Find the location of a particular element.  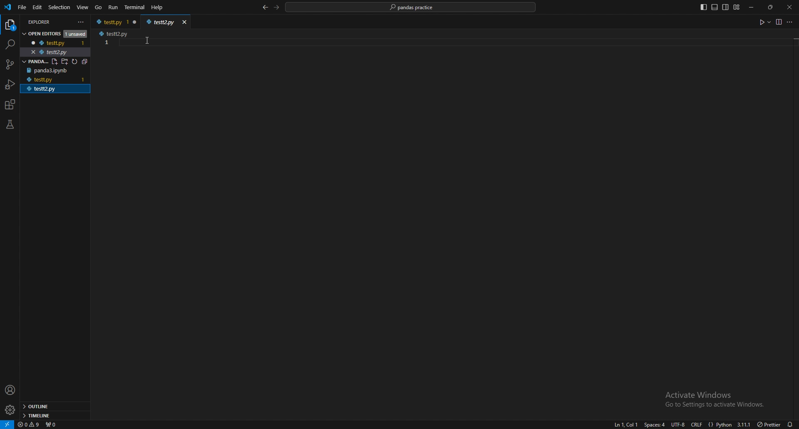

go is located at coordinates (98, 8).